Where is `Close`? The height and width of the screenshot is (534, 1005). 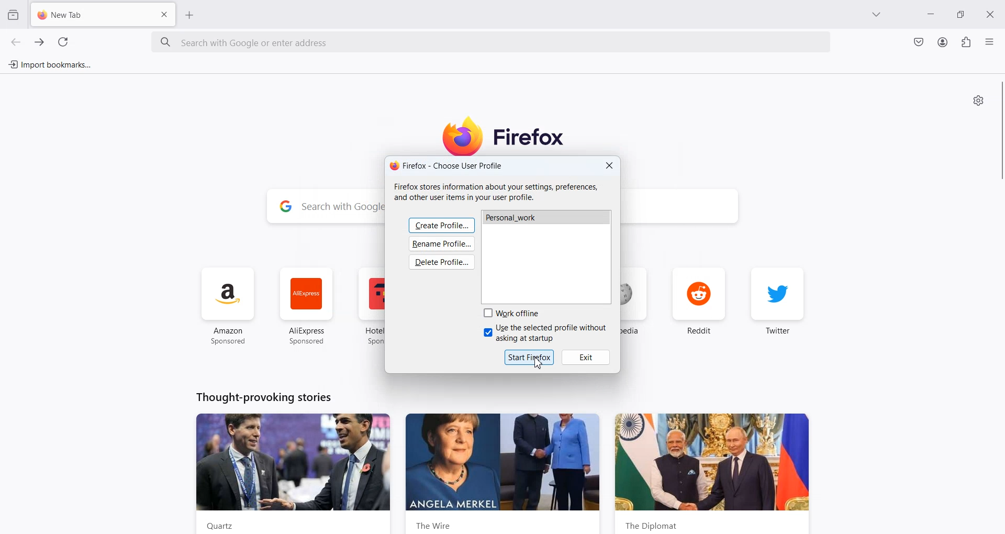 Close is located at coordinates (609, 166).